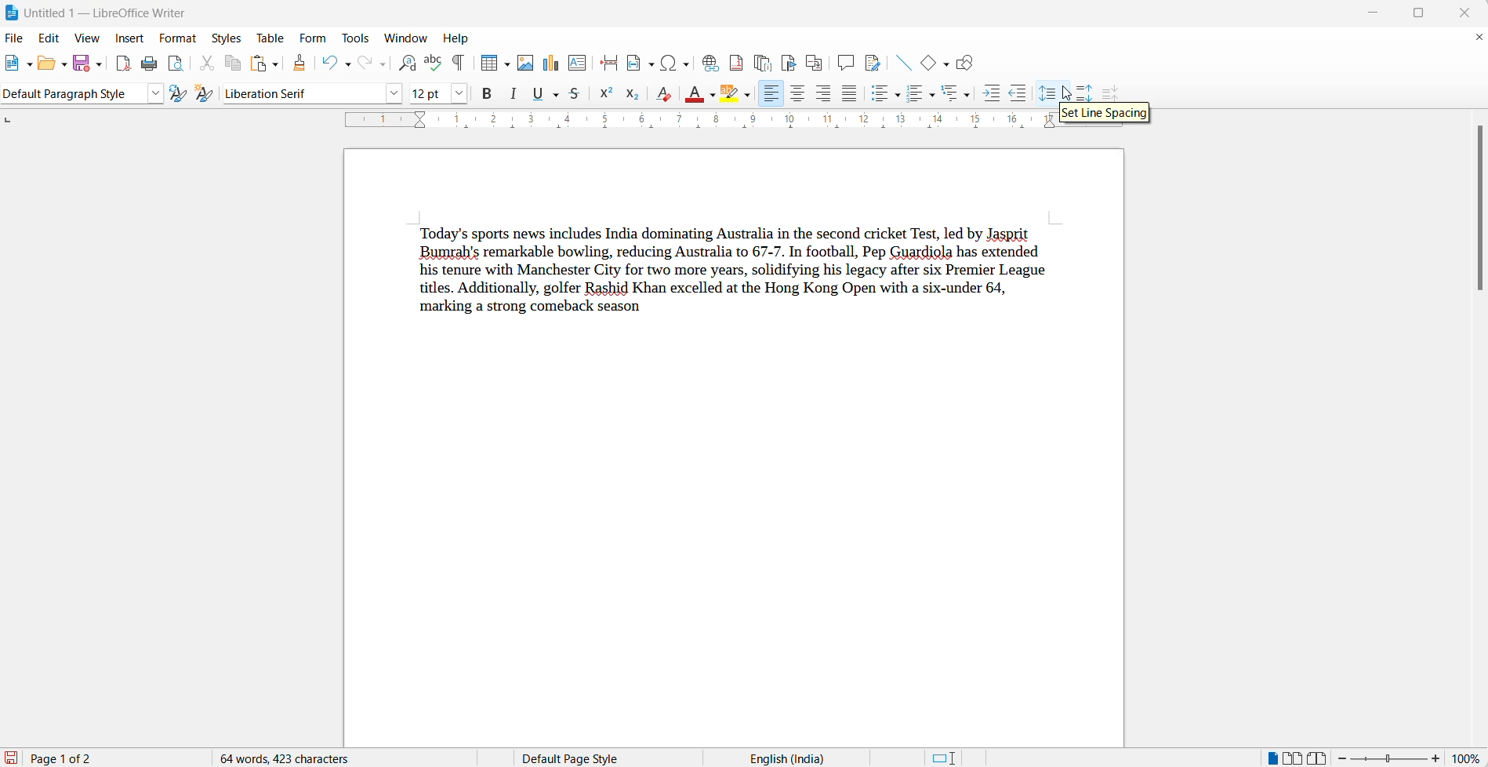 The height and width of the screenshot is (767, 1488). What do you see at coordinates (151, 62) in the screenshot?
I see `print` at bounding box center [151, 62].